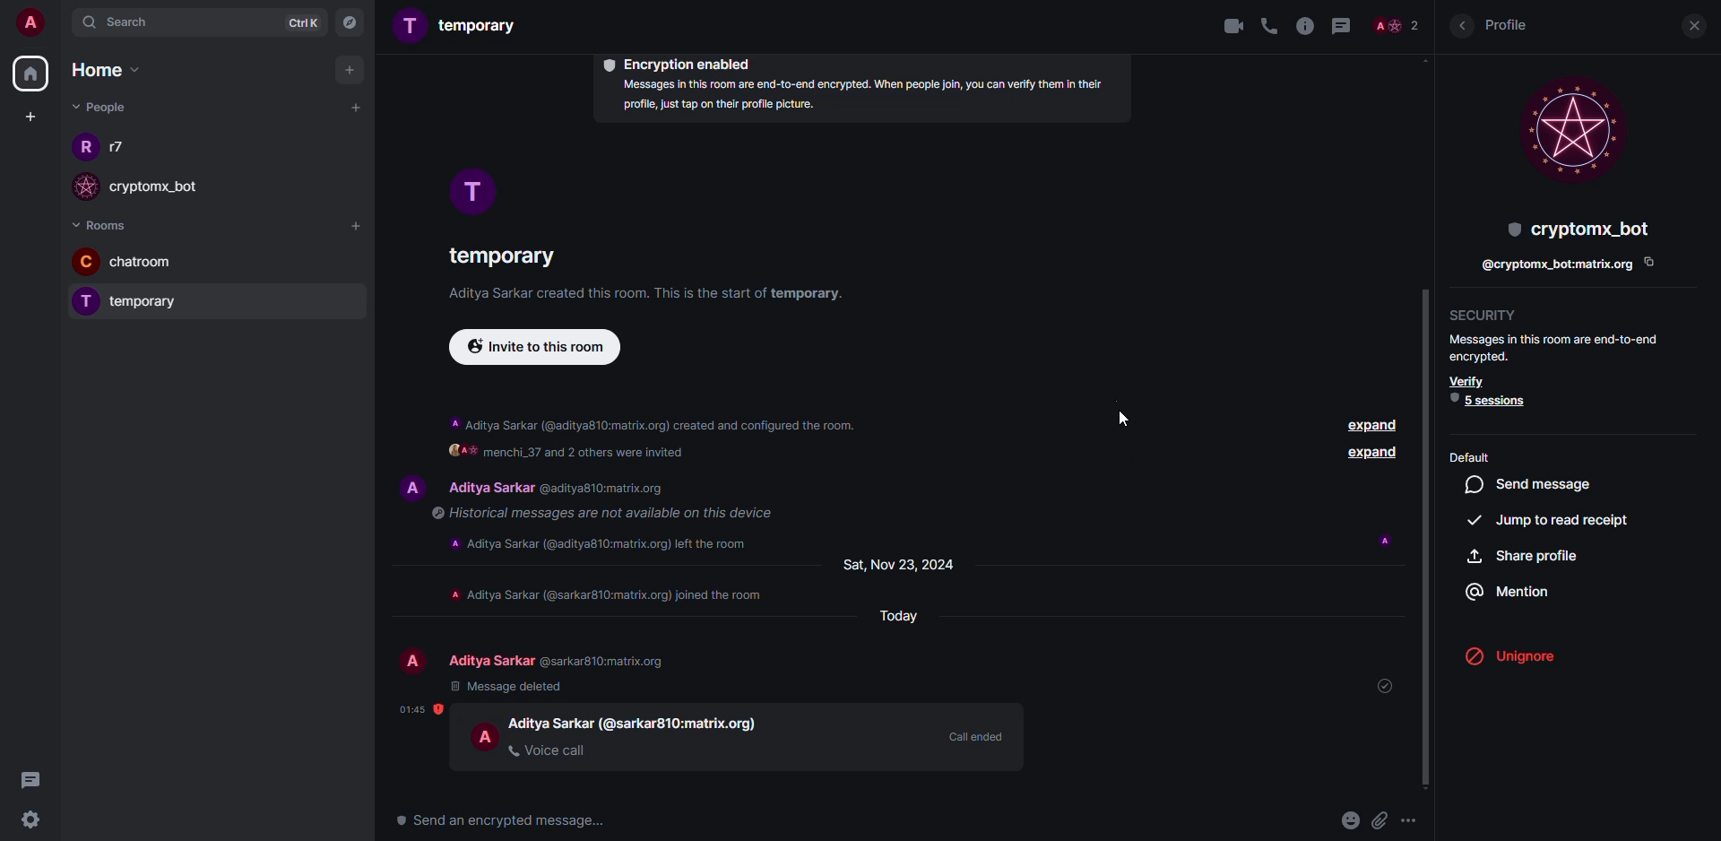 This screenshot has height=841, width=1721. I want to click on expand, so click(1681, 656).